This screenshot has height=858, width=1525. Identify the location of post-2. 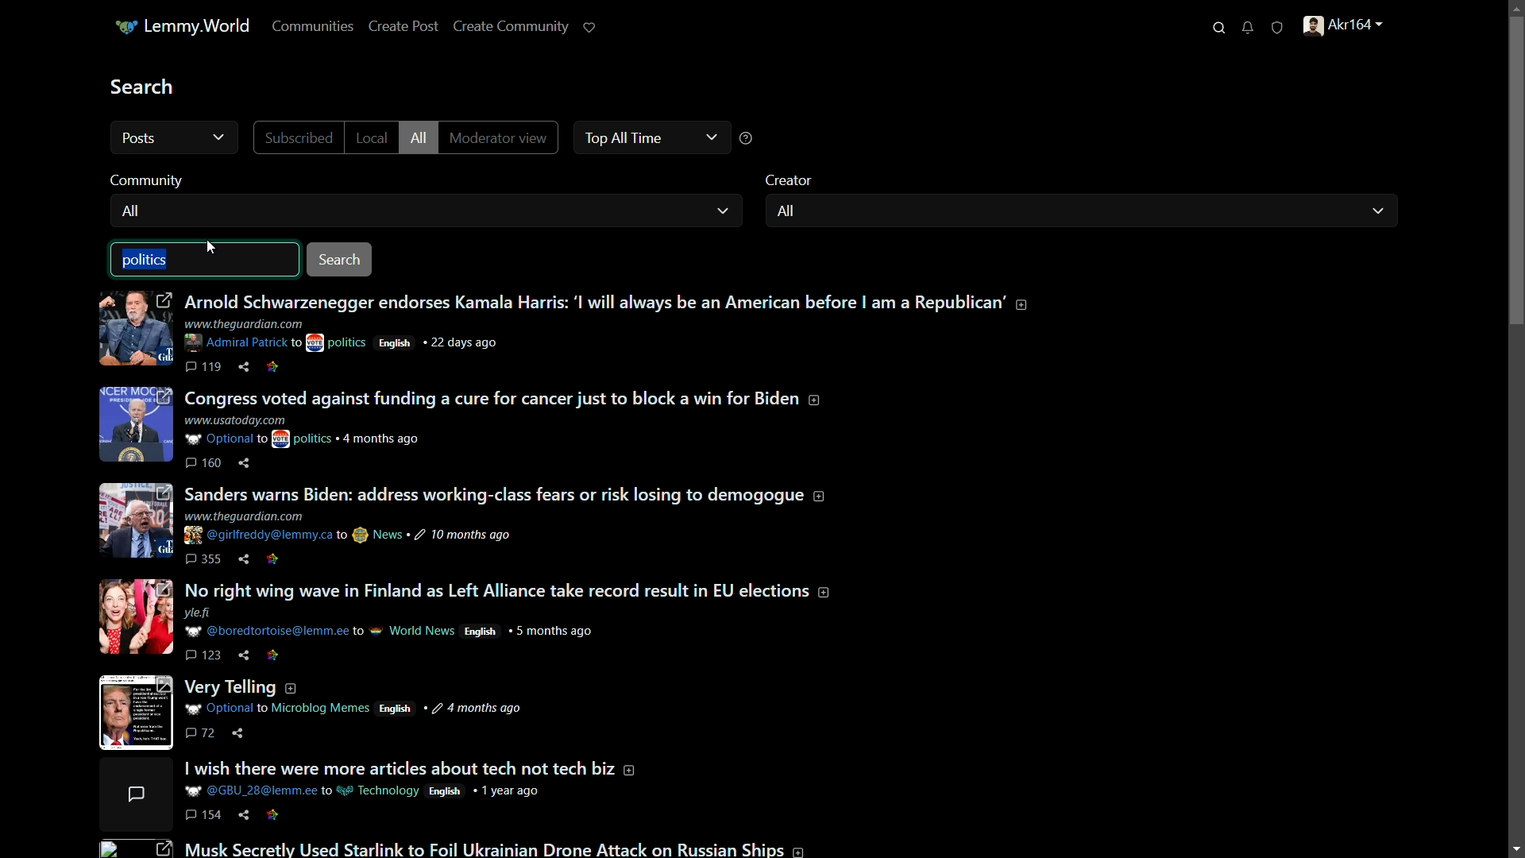
(463, 427).